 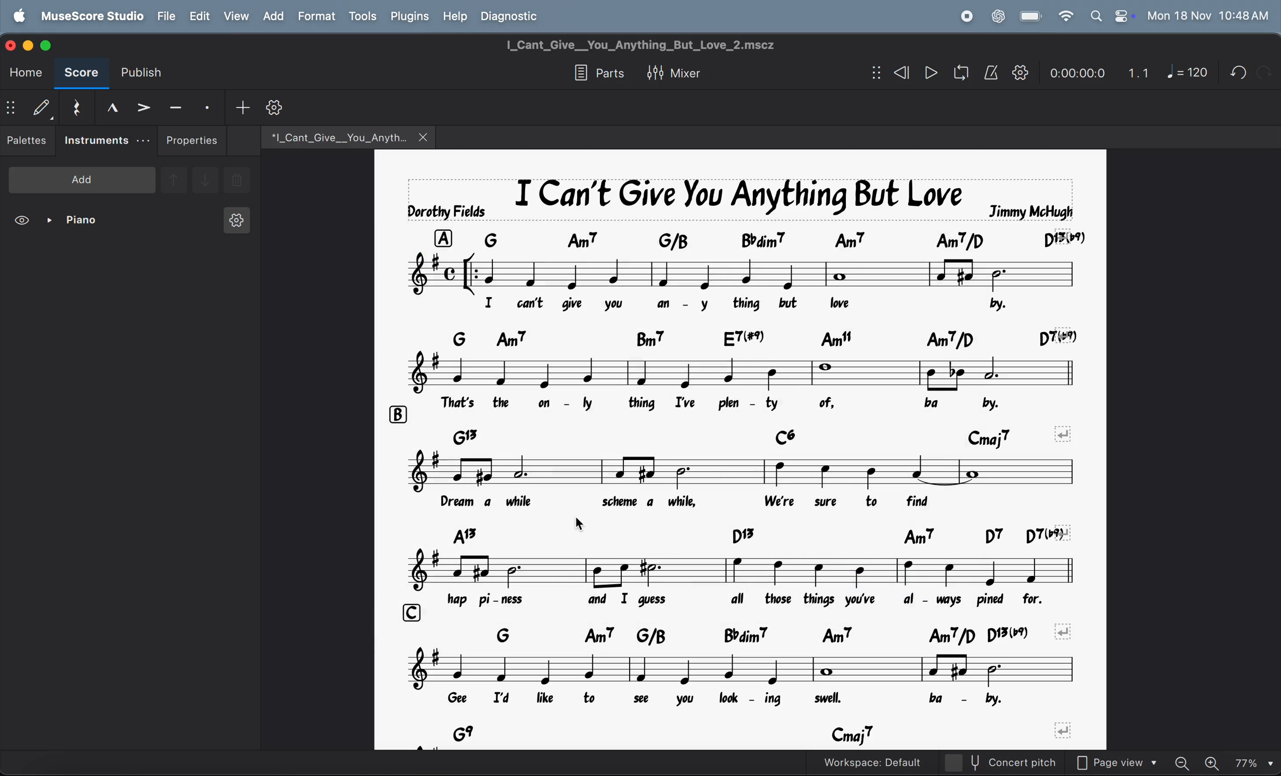 I want to click on uptone, so click(x=173, y=178).